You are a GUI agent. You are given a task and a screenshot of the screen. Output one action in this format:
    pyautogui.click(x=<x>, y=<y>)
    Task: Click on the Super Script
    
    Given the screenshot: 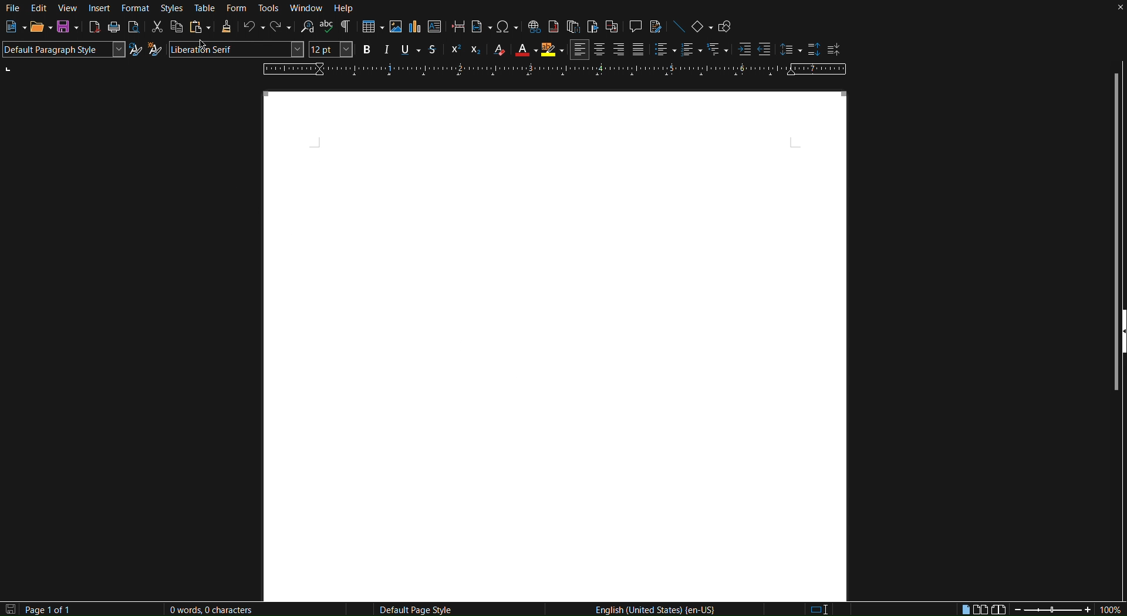 What is the action you would take?
    pyautogui.click(x=454, y=49)
    